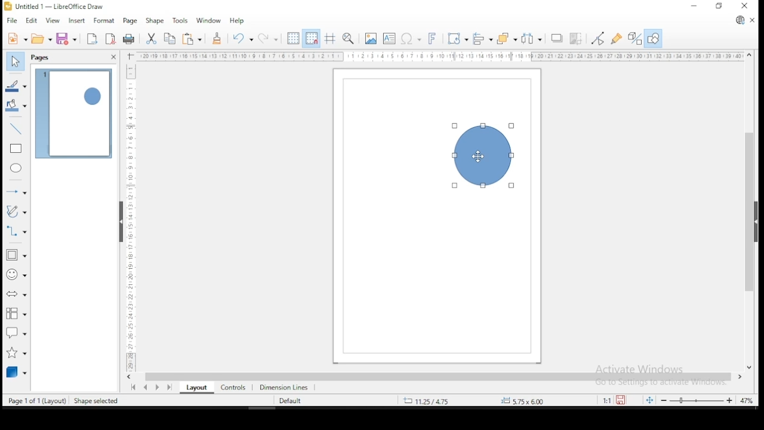 The image size is (764, 430). Describe the element at coordinates (15, 230) in the screenshot. I see `connectors` at that location.